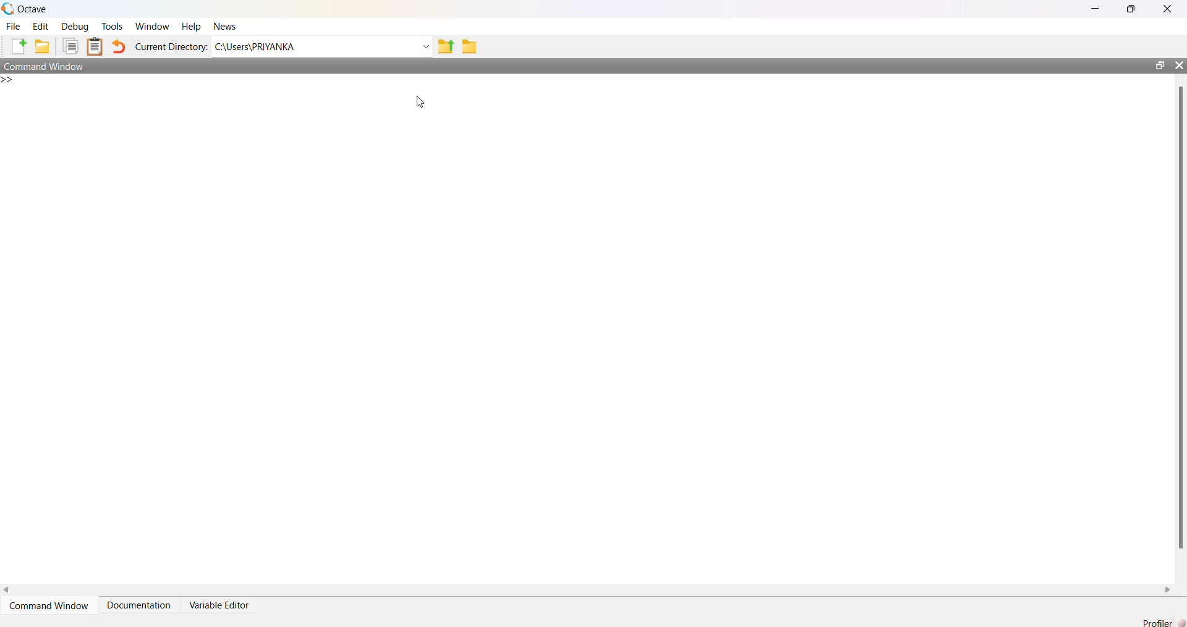 The width and height of the screenshot is (1187, 627). Describe the element at coordinates (446, 48) in the screenshot. I see `export` at that location.